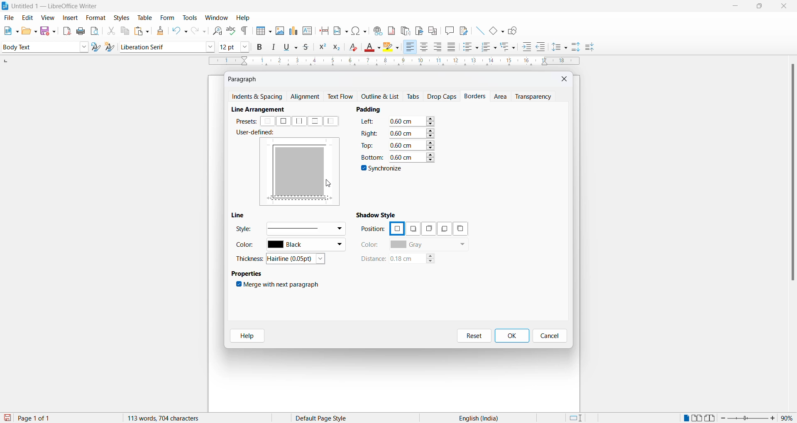  I want to click on properties options, so click(247, 275).